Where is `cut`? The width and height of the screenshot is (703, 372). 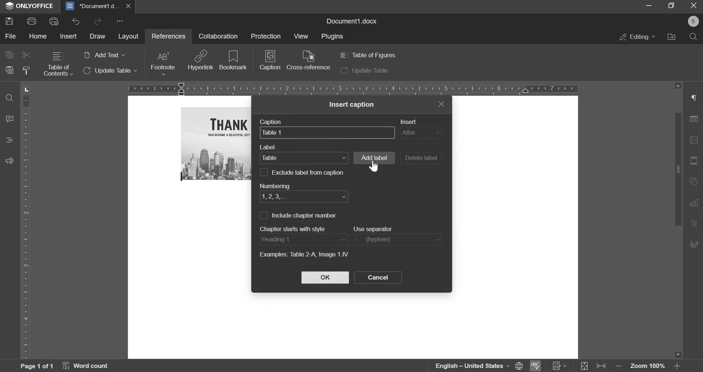 cut is located at coordinates (27, 55).